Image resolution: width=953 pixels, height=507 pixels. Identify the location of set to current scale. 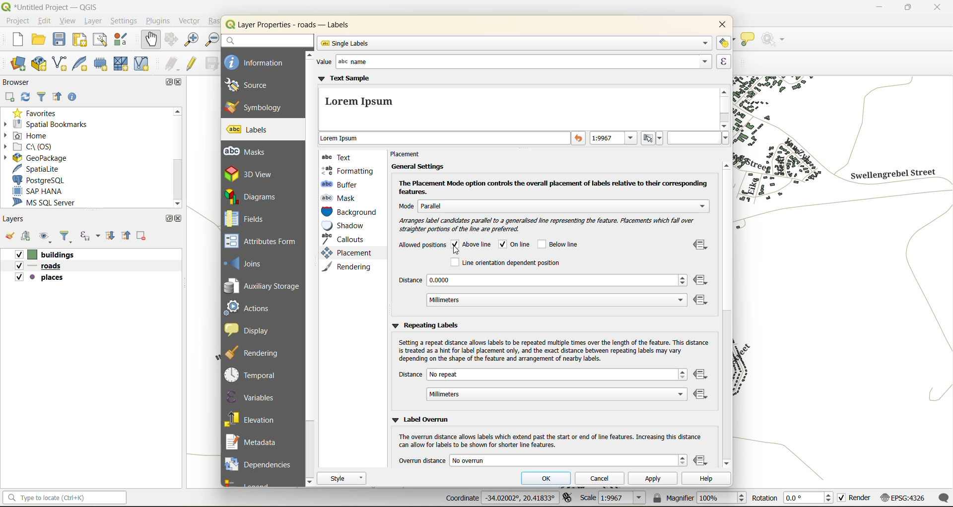
(653, 138).